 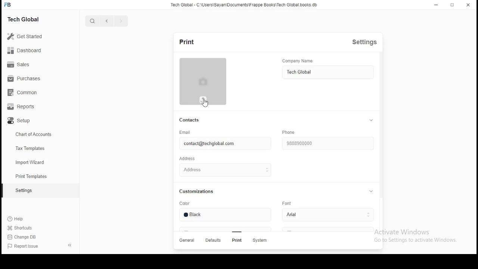 I want to click on Settings , so click(x=24, y=191).